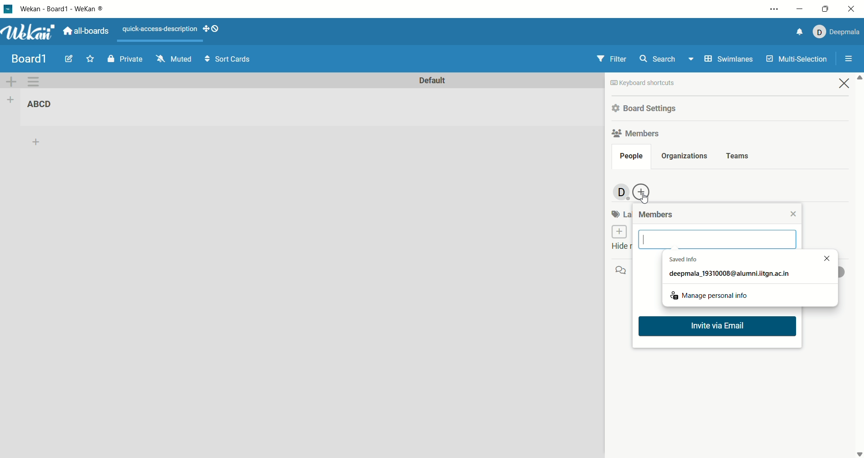  I want to click on minimize, so click(799, 8).